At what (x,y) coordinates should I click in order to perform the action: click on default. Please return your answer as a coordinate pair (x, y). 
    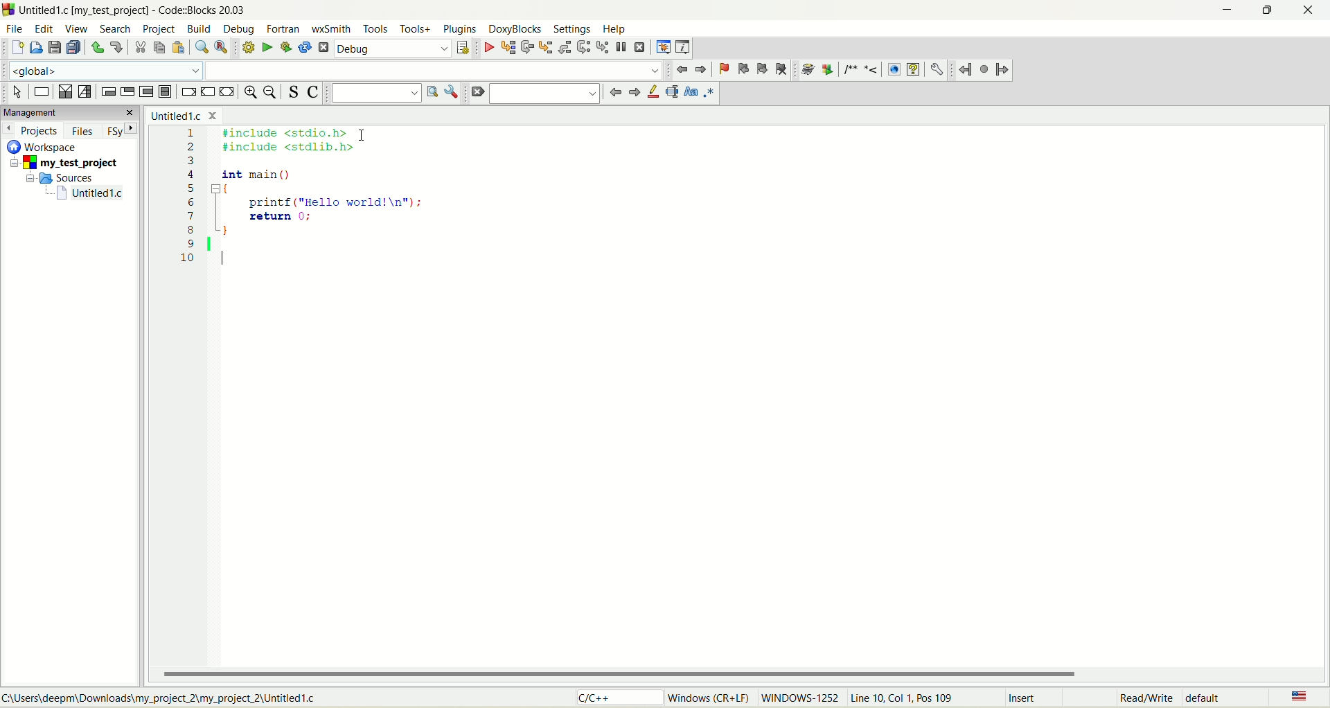
    Looking at the image, I should click on (1213, 699).